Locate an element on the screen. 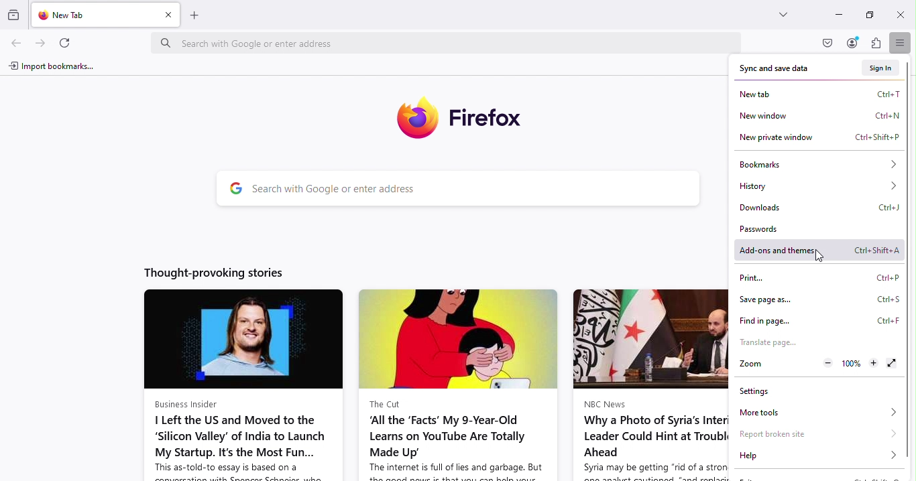 This screenshot has width=916, height=481. Sync and save data is located at coordinates (775, 67).